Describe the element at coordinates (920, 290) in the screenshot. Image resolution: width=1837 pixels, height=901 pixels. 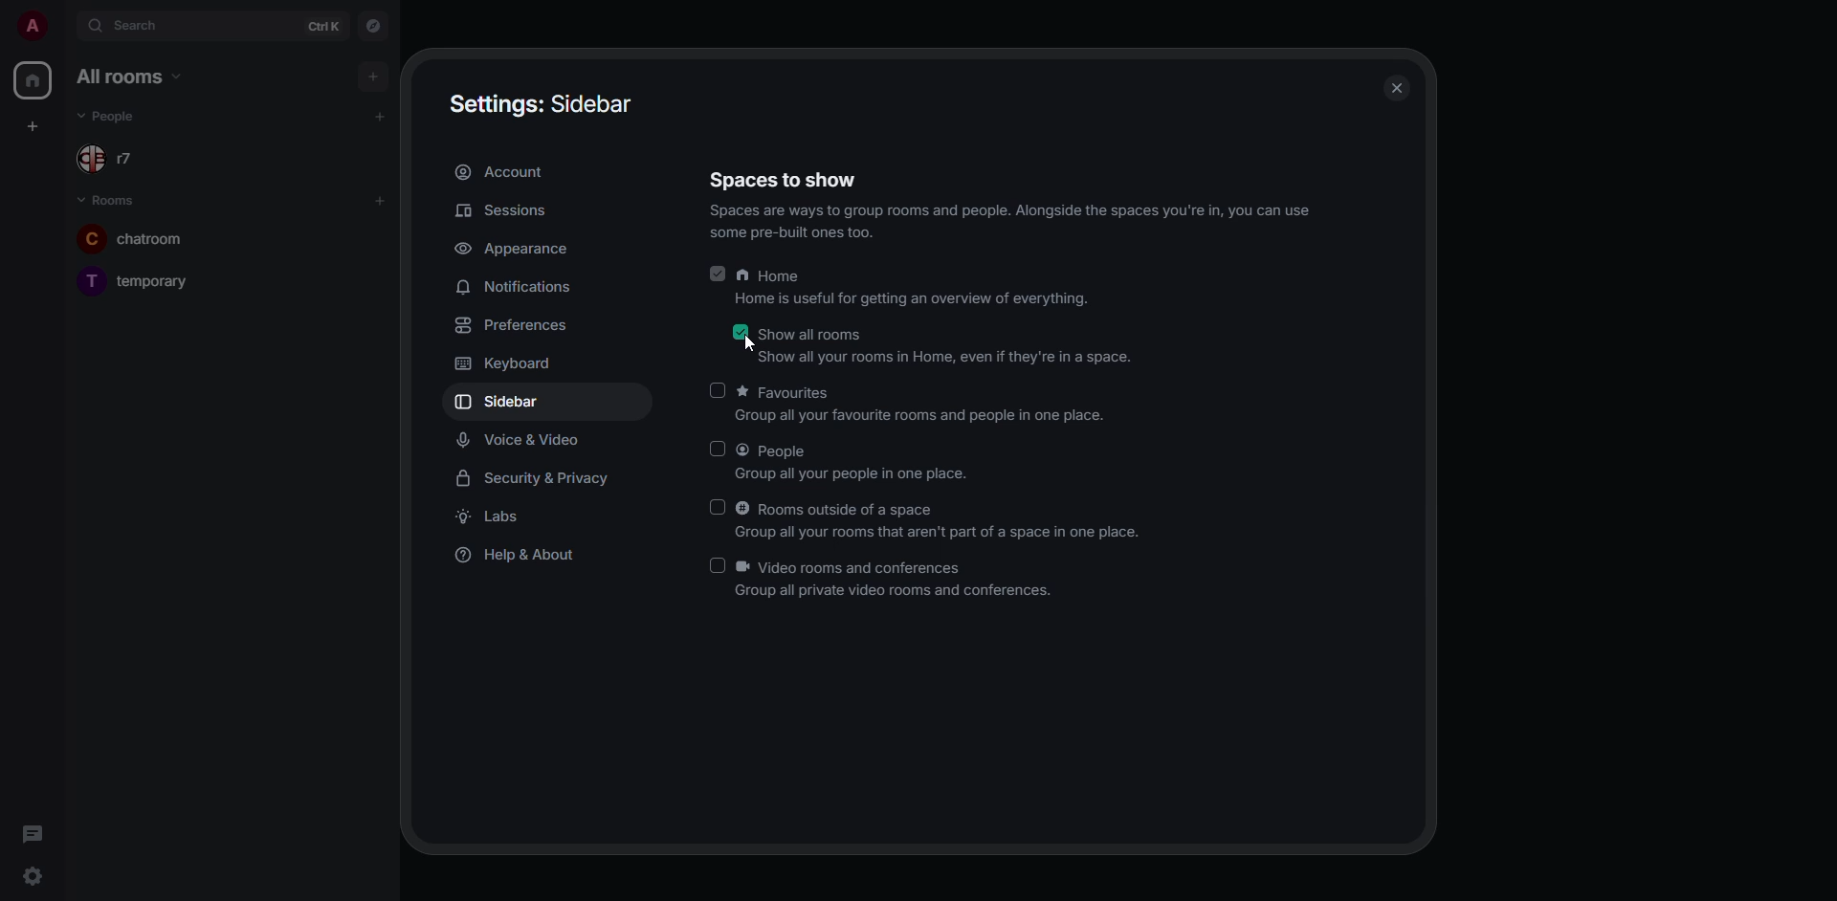
I see `home` at that location.